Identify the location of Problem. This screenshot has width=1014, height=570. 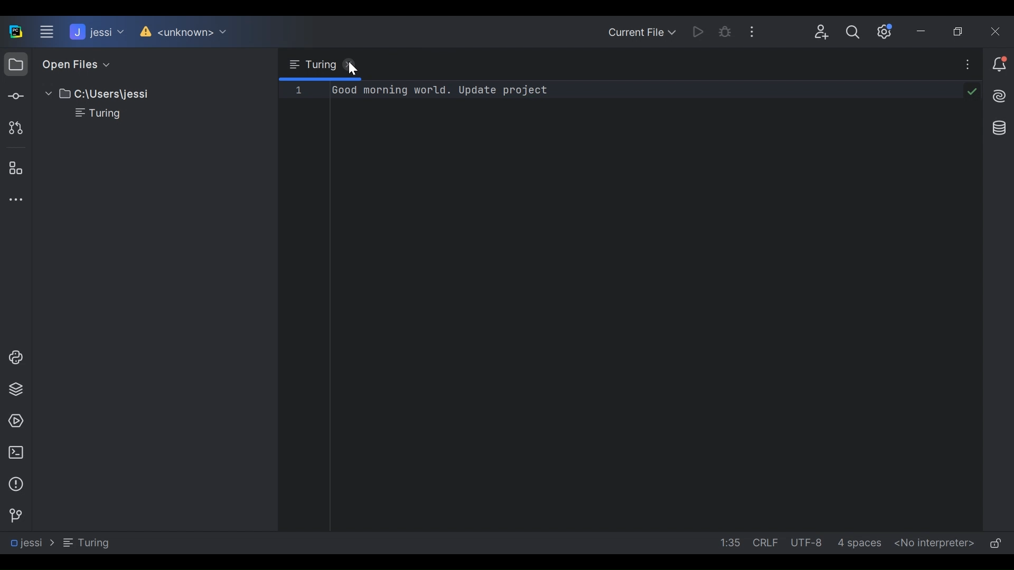
(15, 484).